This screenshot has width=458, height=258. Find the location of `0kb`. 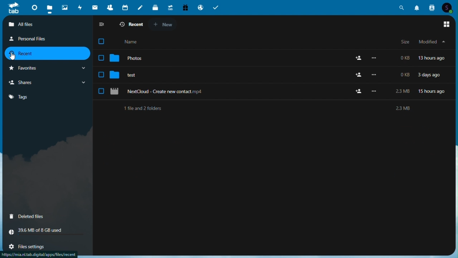

0kb is located at coordinates (405, 75).